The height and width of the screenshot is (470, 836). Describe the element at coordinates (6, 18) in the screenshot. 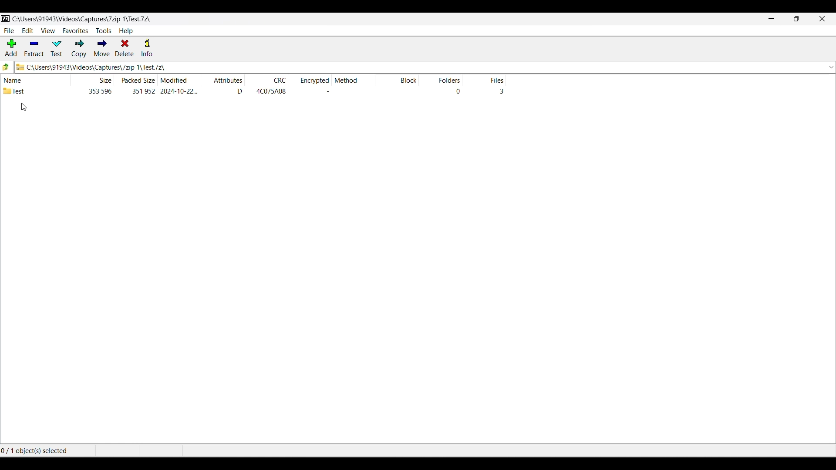

I see `Software logo` at that location.